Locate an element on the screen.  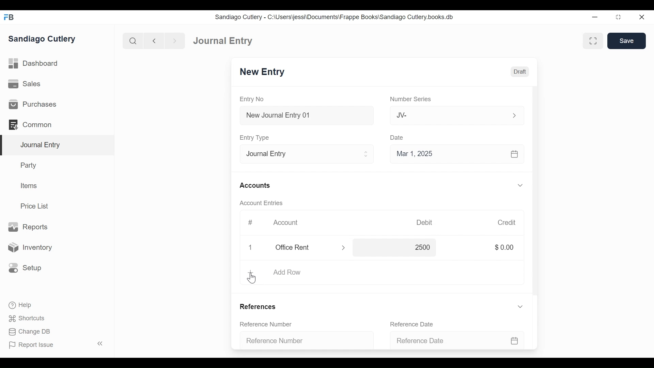
References is located at coordinates (261, 308).